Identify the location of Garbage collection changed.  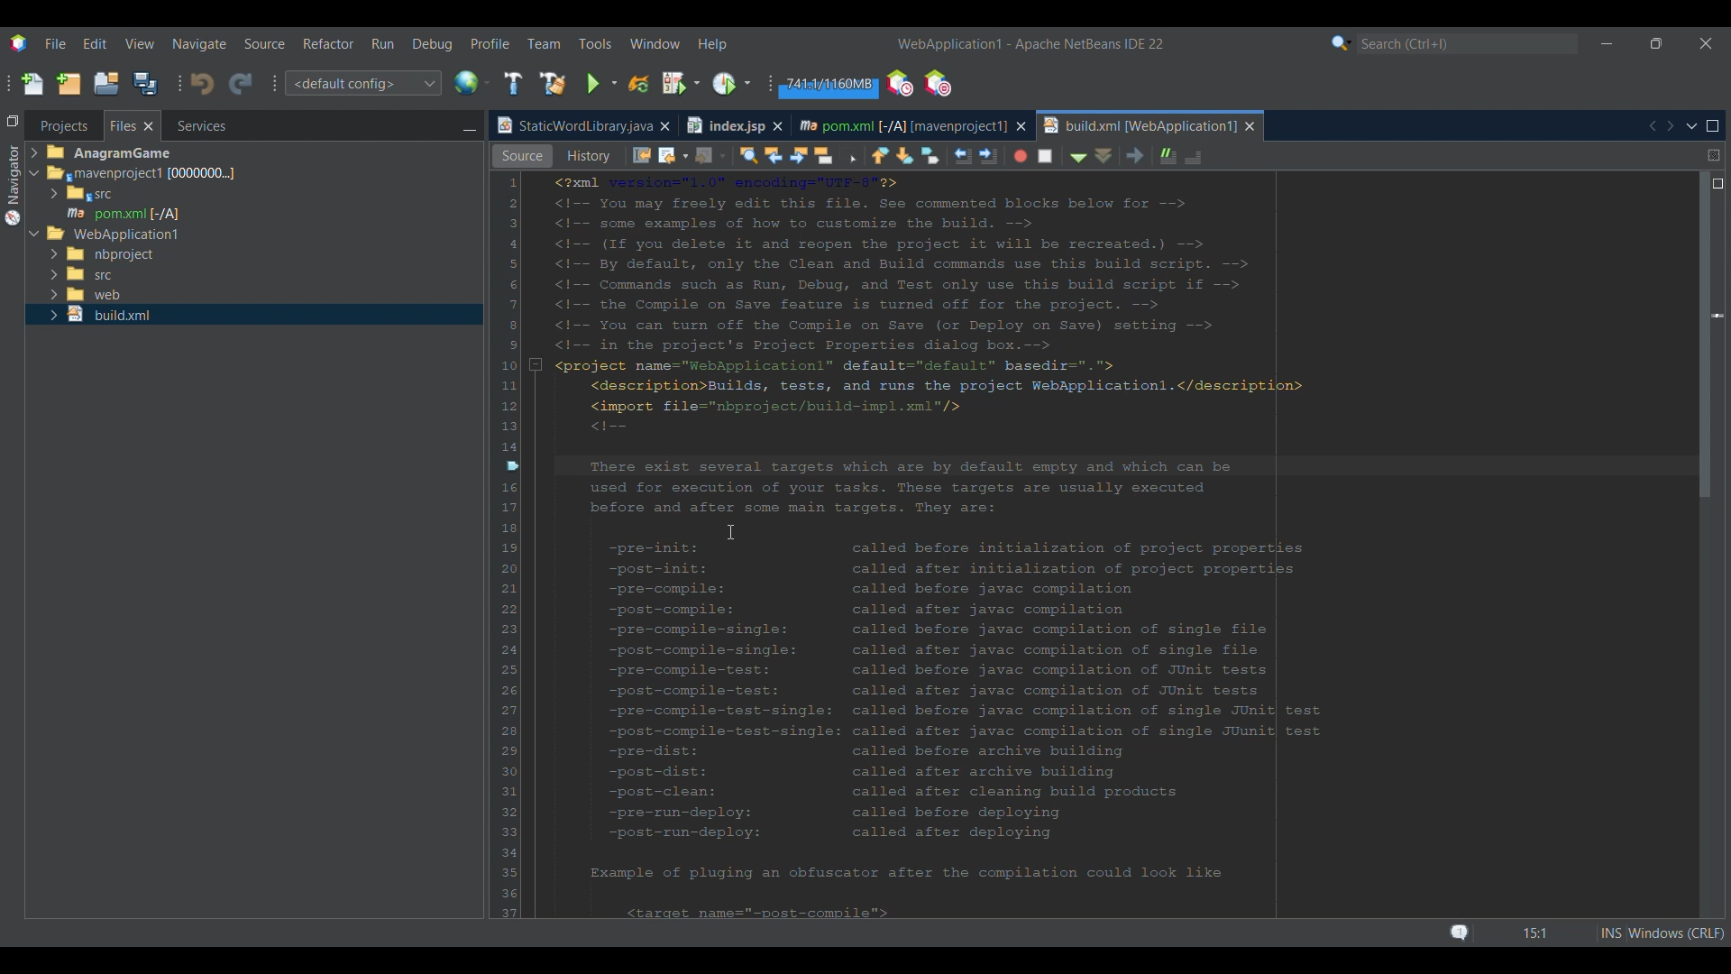
(828, 87).